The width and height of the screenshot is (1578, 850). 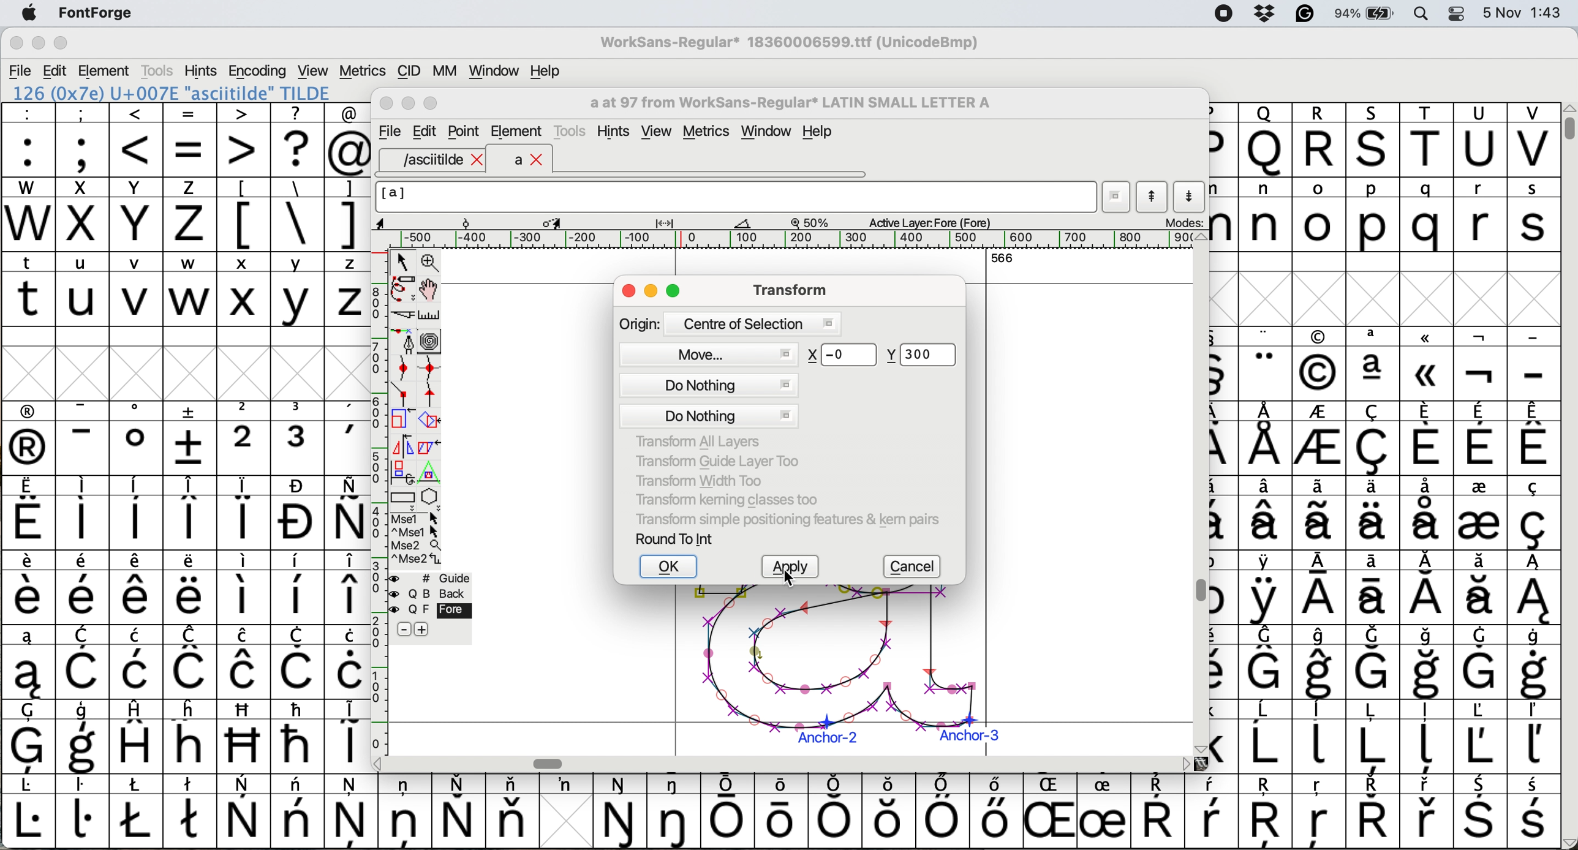 What do you see at coordinates (1430, 663) in the screenshot?
I see `symbol` at bounding box center [1430, 663].